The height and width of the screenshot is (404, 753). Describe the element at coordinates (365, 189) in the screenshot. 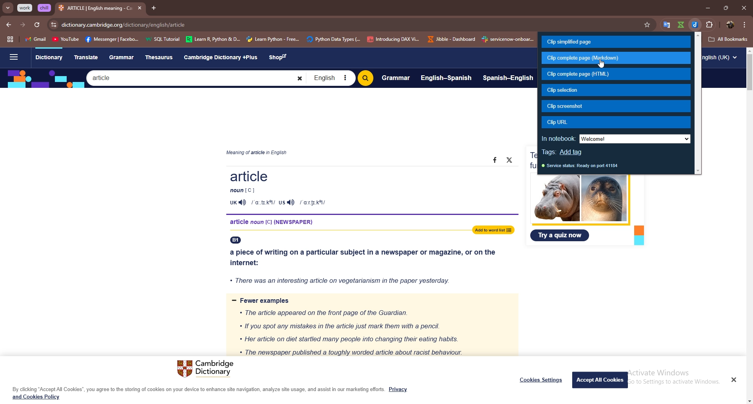

I see `Article` at that location.